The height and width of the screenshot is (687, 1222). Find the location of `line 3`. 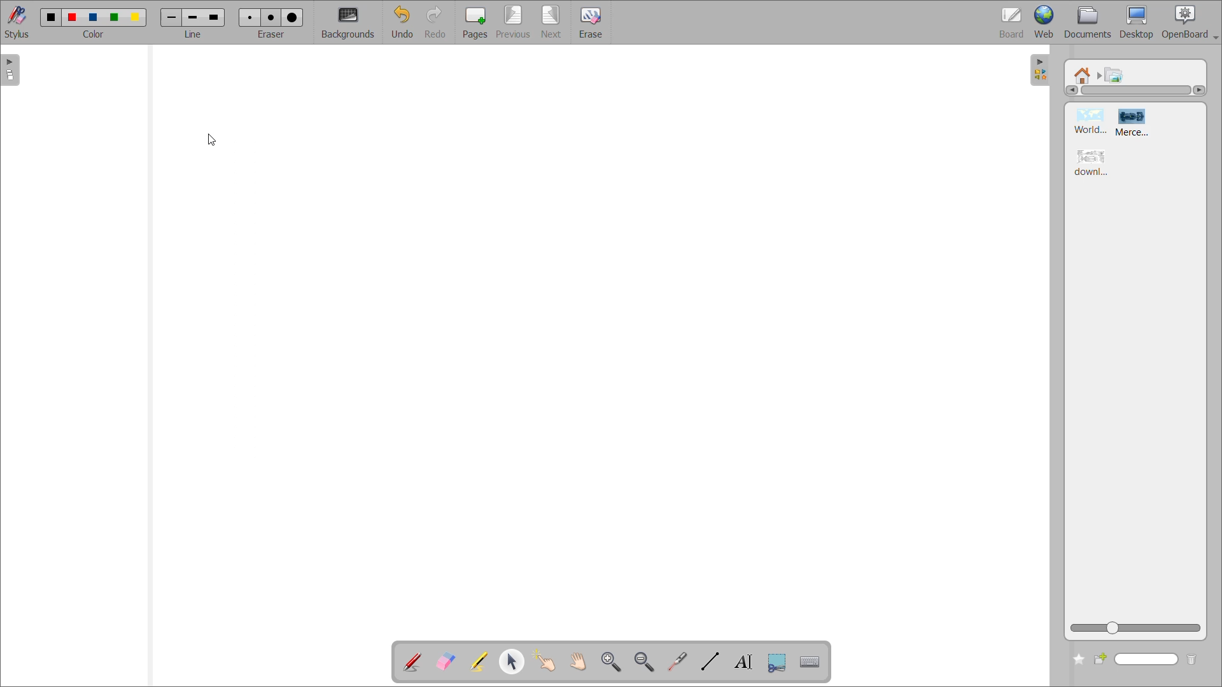

line 3 is located at coordinates (214, 17).